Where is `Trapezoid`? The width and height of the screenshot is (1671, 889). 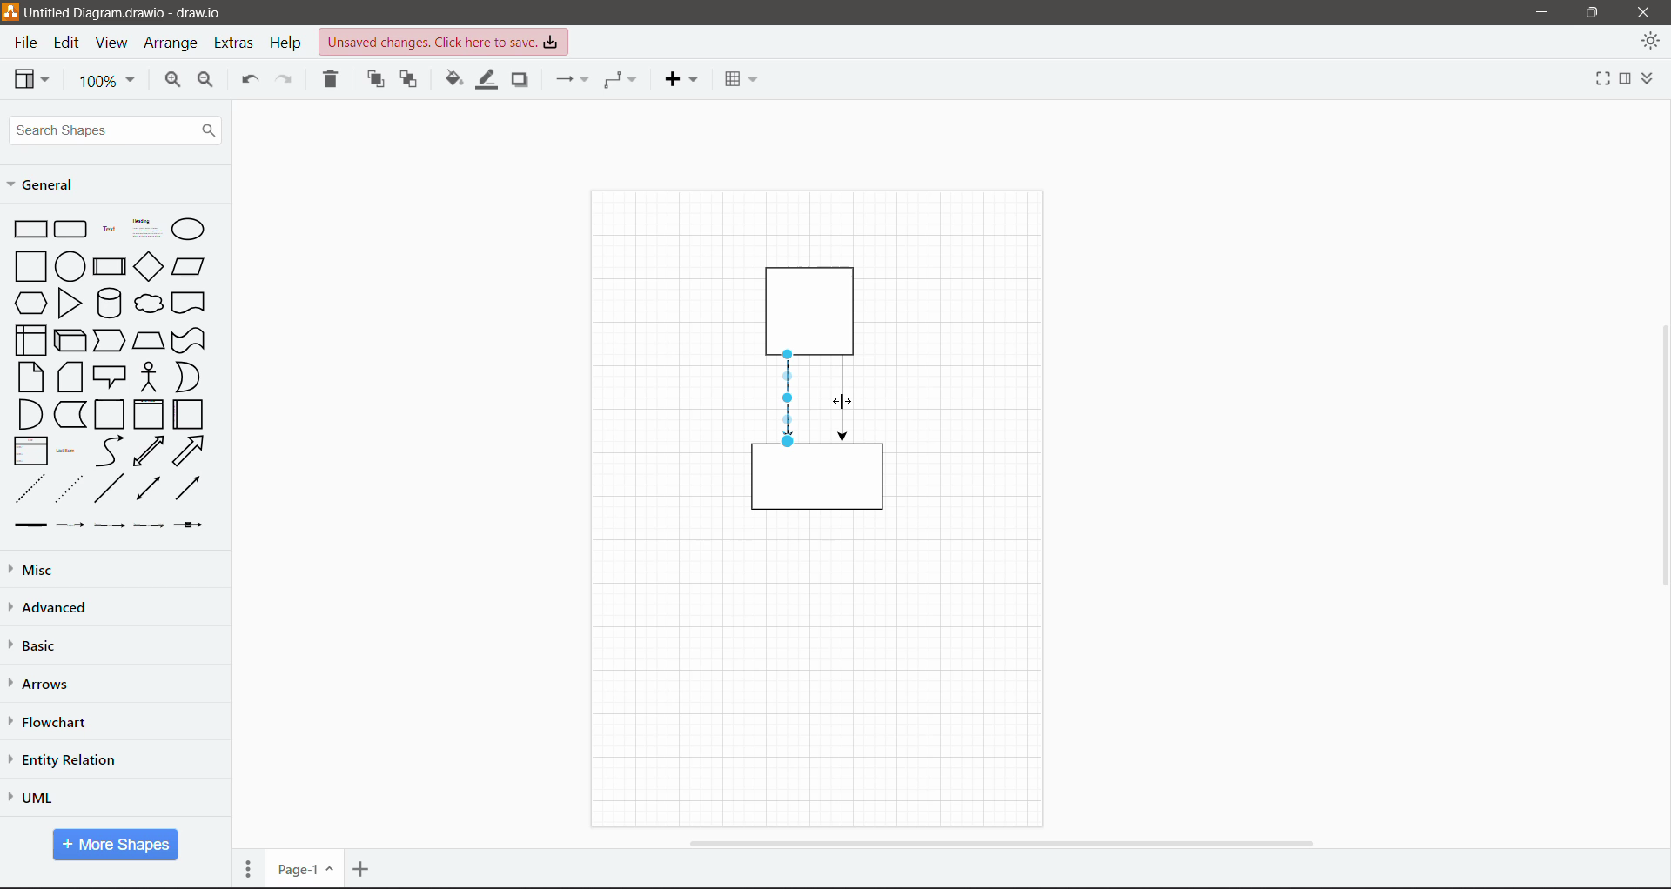 Trapezoid is located at coordinates (148, 338).